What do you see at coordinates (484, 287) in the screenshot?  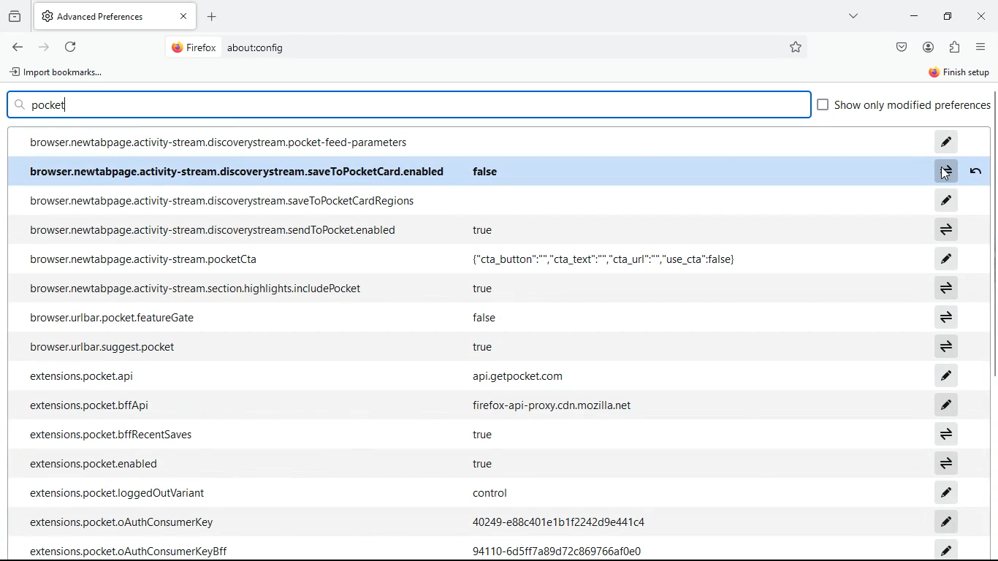 I see `true` at bounding box center [484, 287].